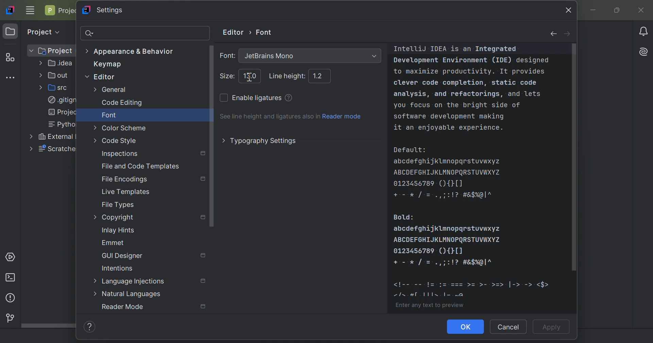  Describe the element at coordinates (289, 97) in the screenshot. I see `Use several characters as a single ligature. Ligatures enhance code readability. Use the section below to preview the changes.` at that location.